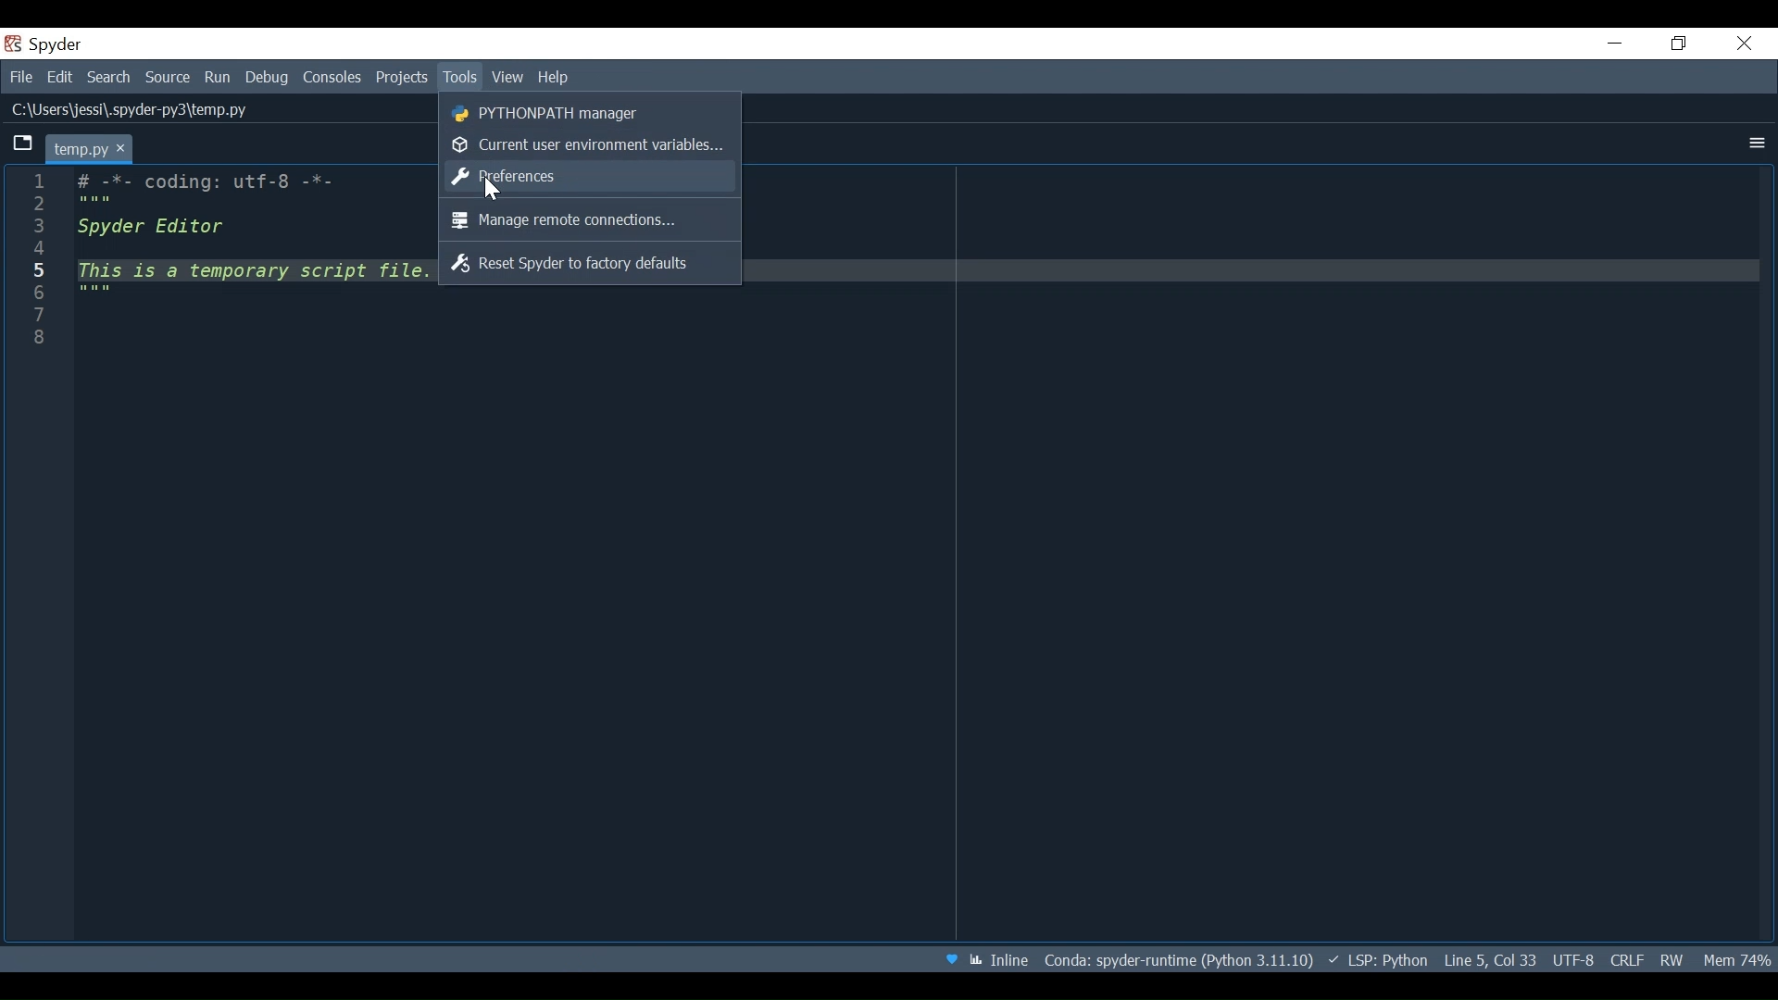 The width and height of the screenshot is (1778, 1000). What do you see at coordinates (952, 957) in the screenshot?
I see `Help Spyder` at bounding box center [952, 957].